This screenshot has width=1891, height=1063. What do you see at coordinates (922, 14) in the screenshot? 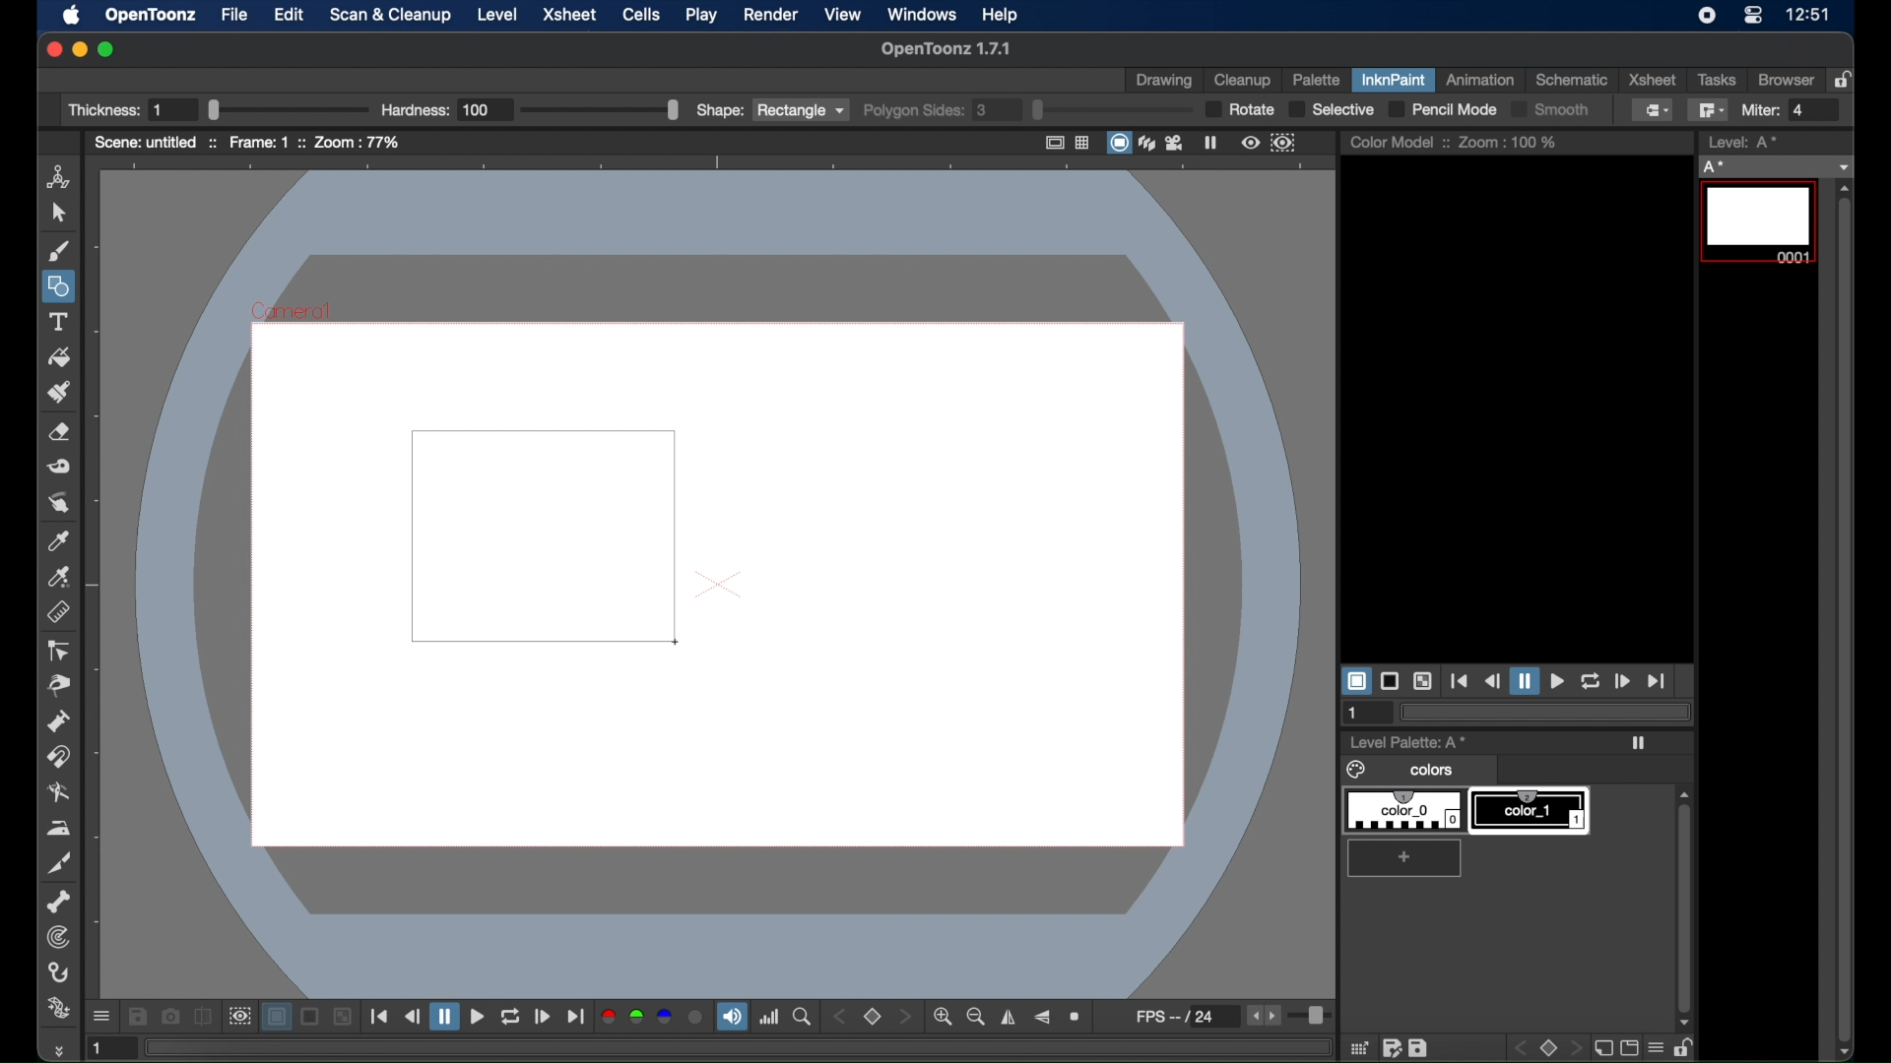
I see `windows` at bounding box center [922, 14].